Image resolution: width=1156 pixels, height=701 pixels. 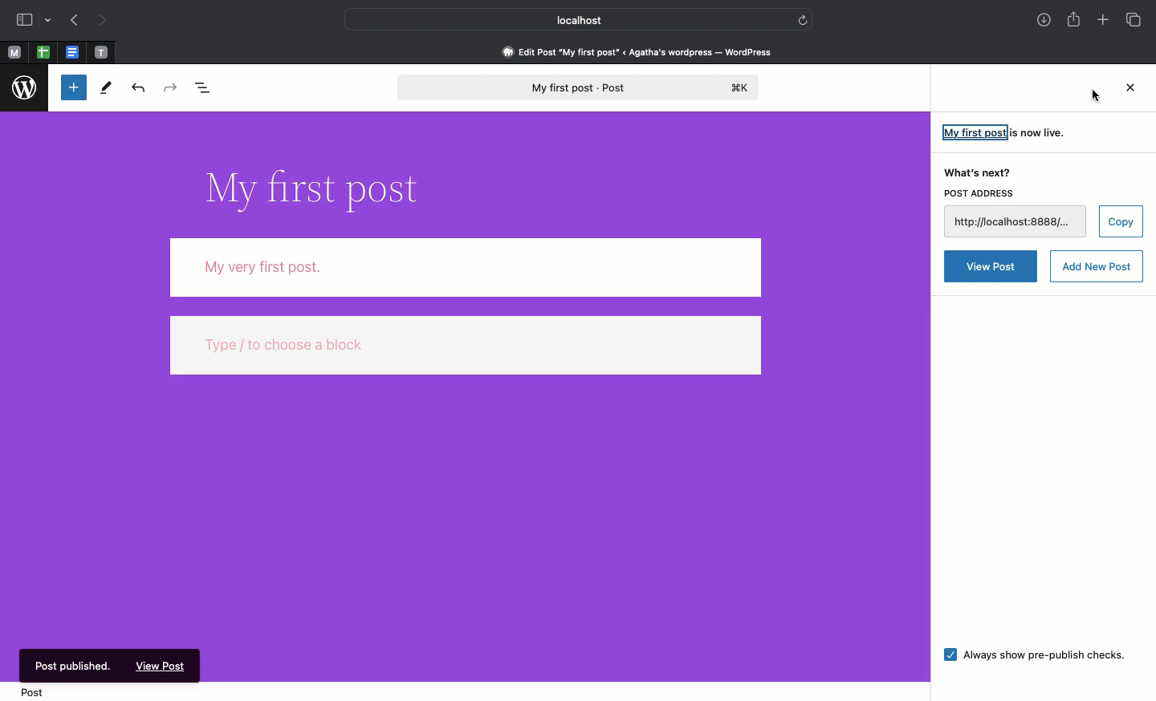 I want to click on Post published, so click(x=77, y=664).